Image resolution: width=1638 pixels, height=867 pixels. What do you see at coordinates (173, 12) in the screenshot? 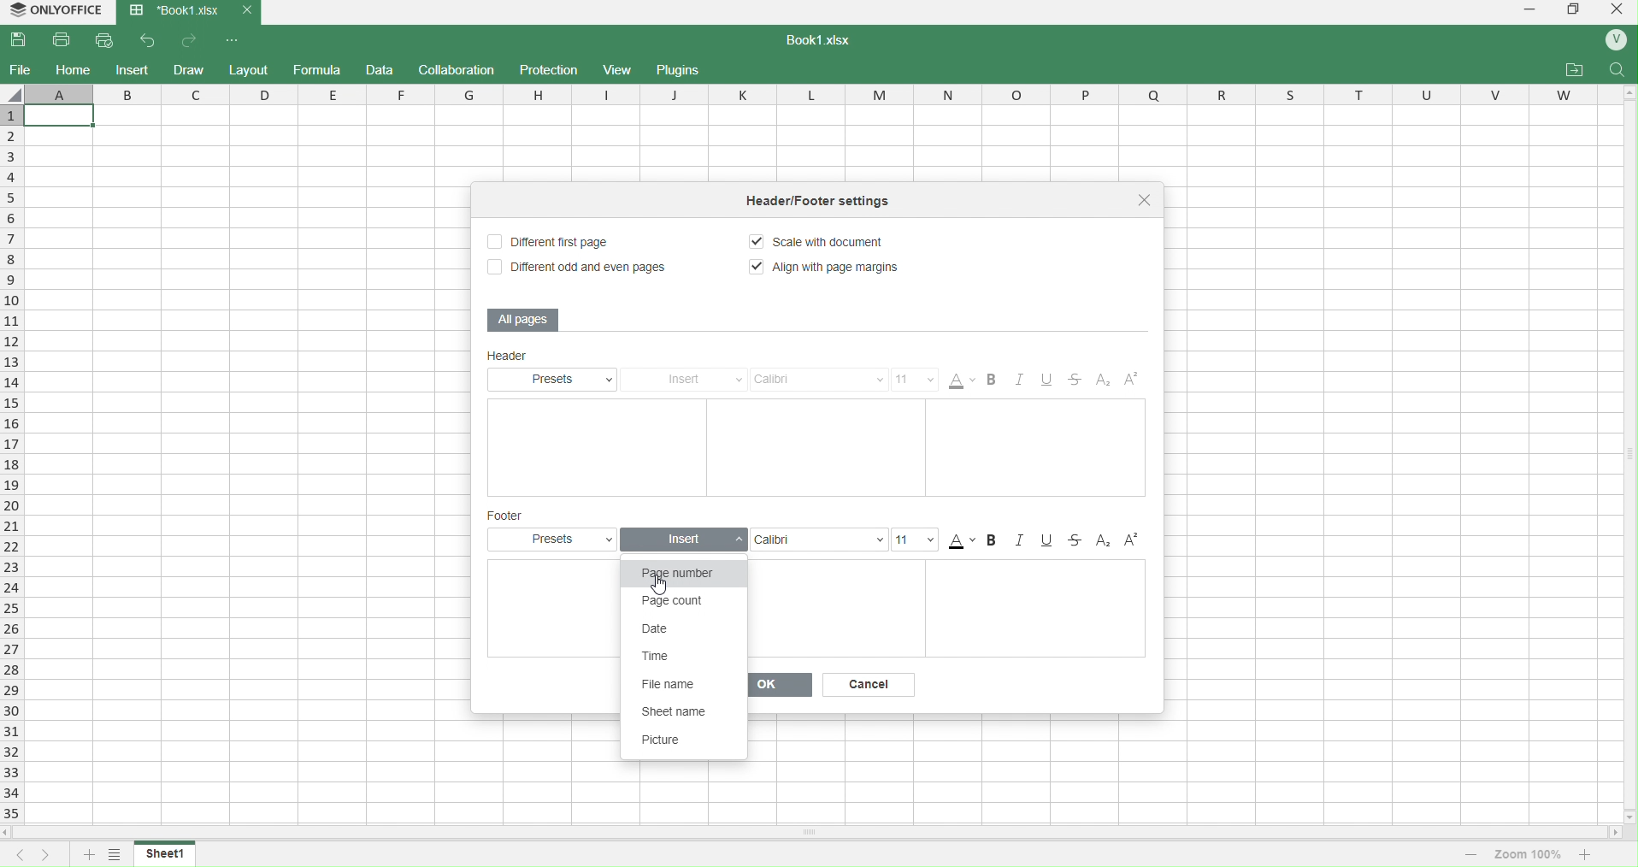
I see `Book1.xlsx` at bounding box center [173, 12].